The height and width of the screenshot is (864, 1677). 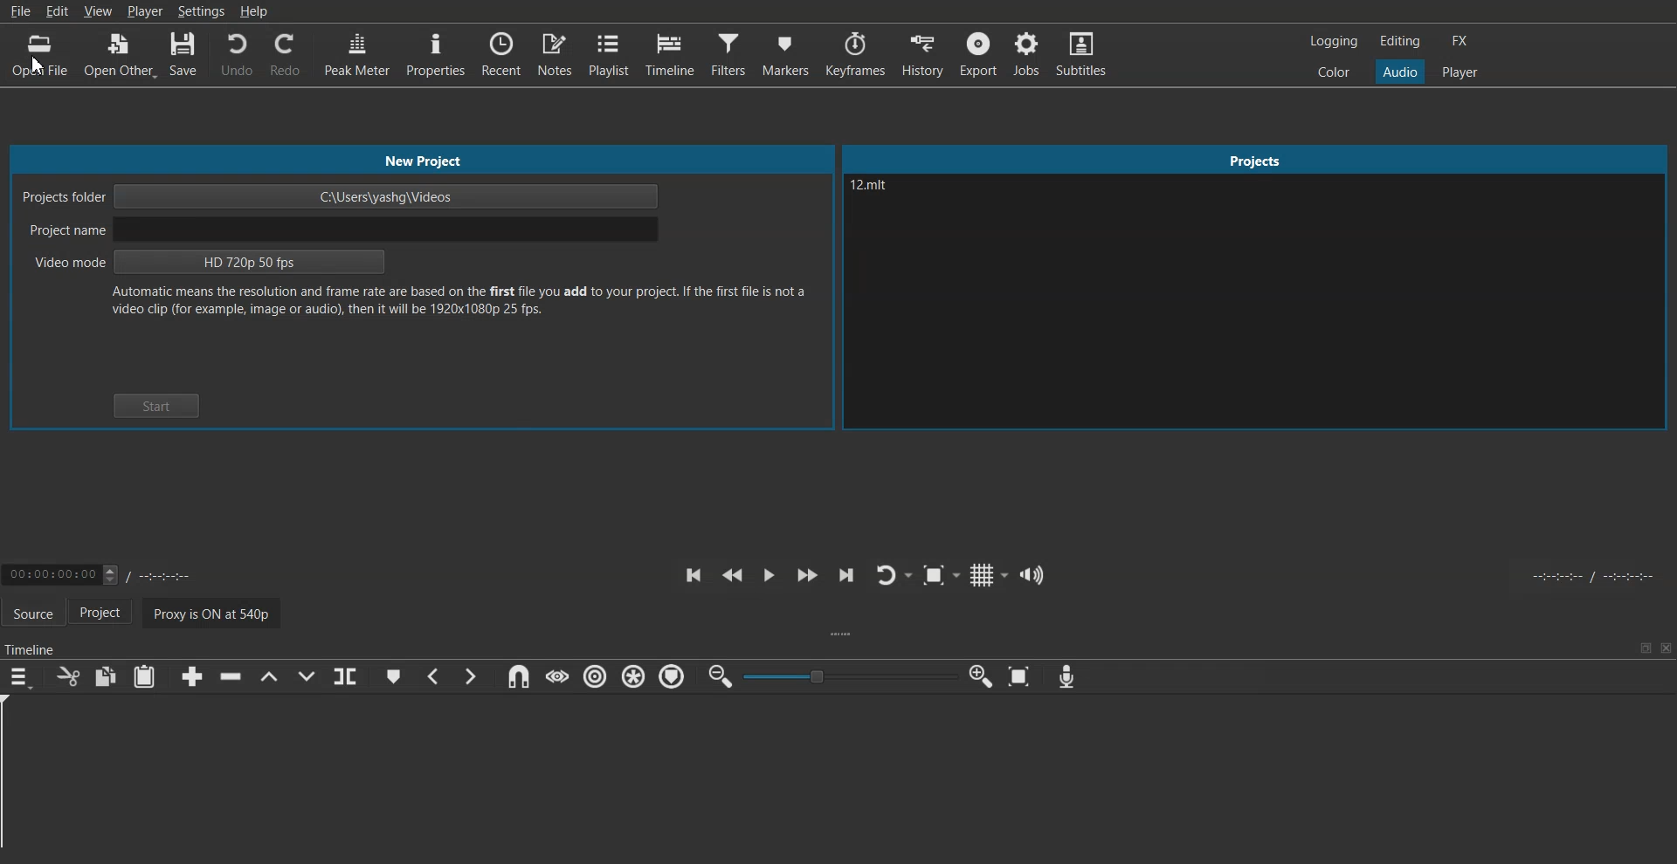 What do you see at coordinates (342, 232) in the screenshot?
I see `Enter Project name` at bounding box center [342, 232].